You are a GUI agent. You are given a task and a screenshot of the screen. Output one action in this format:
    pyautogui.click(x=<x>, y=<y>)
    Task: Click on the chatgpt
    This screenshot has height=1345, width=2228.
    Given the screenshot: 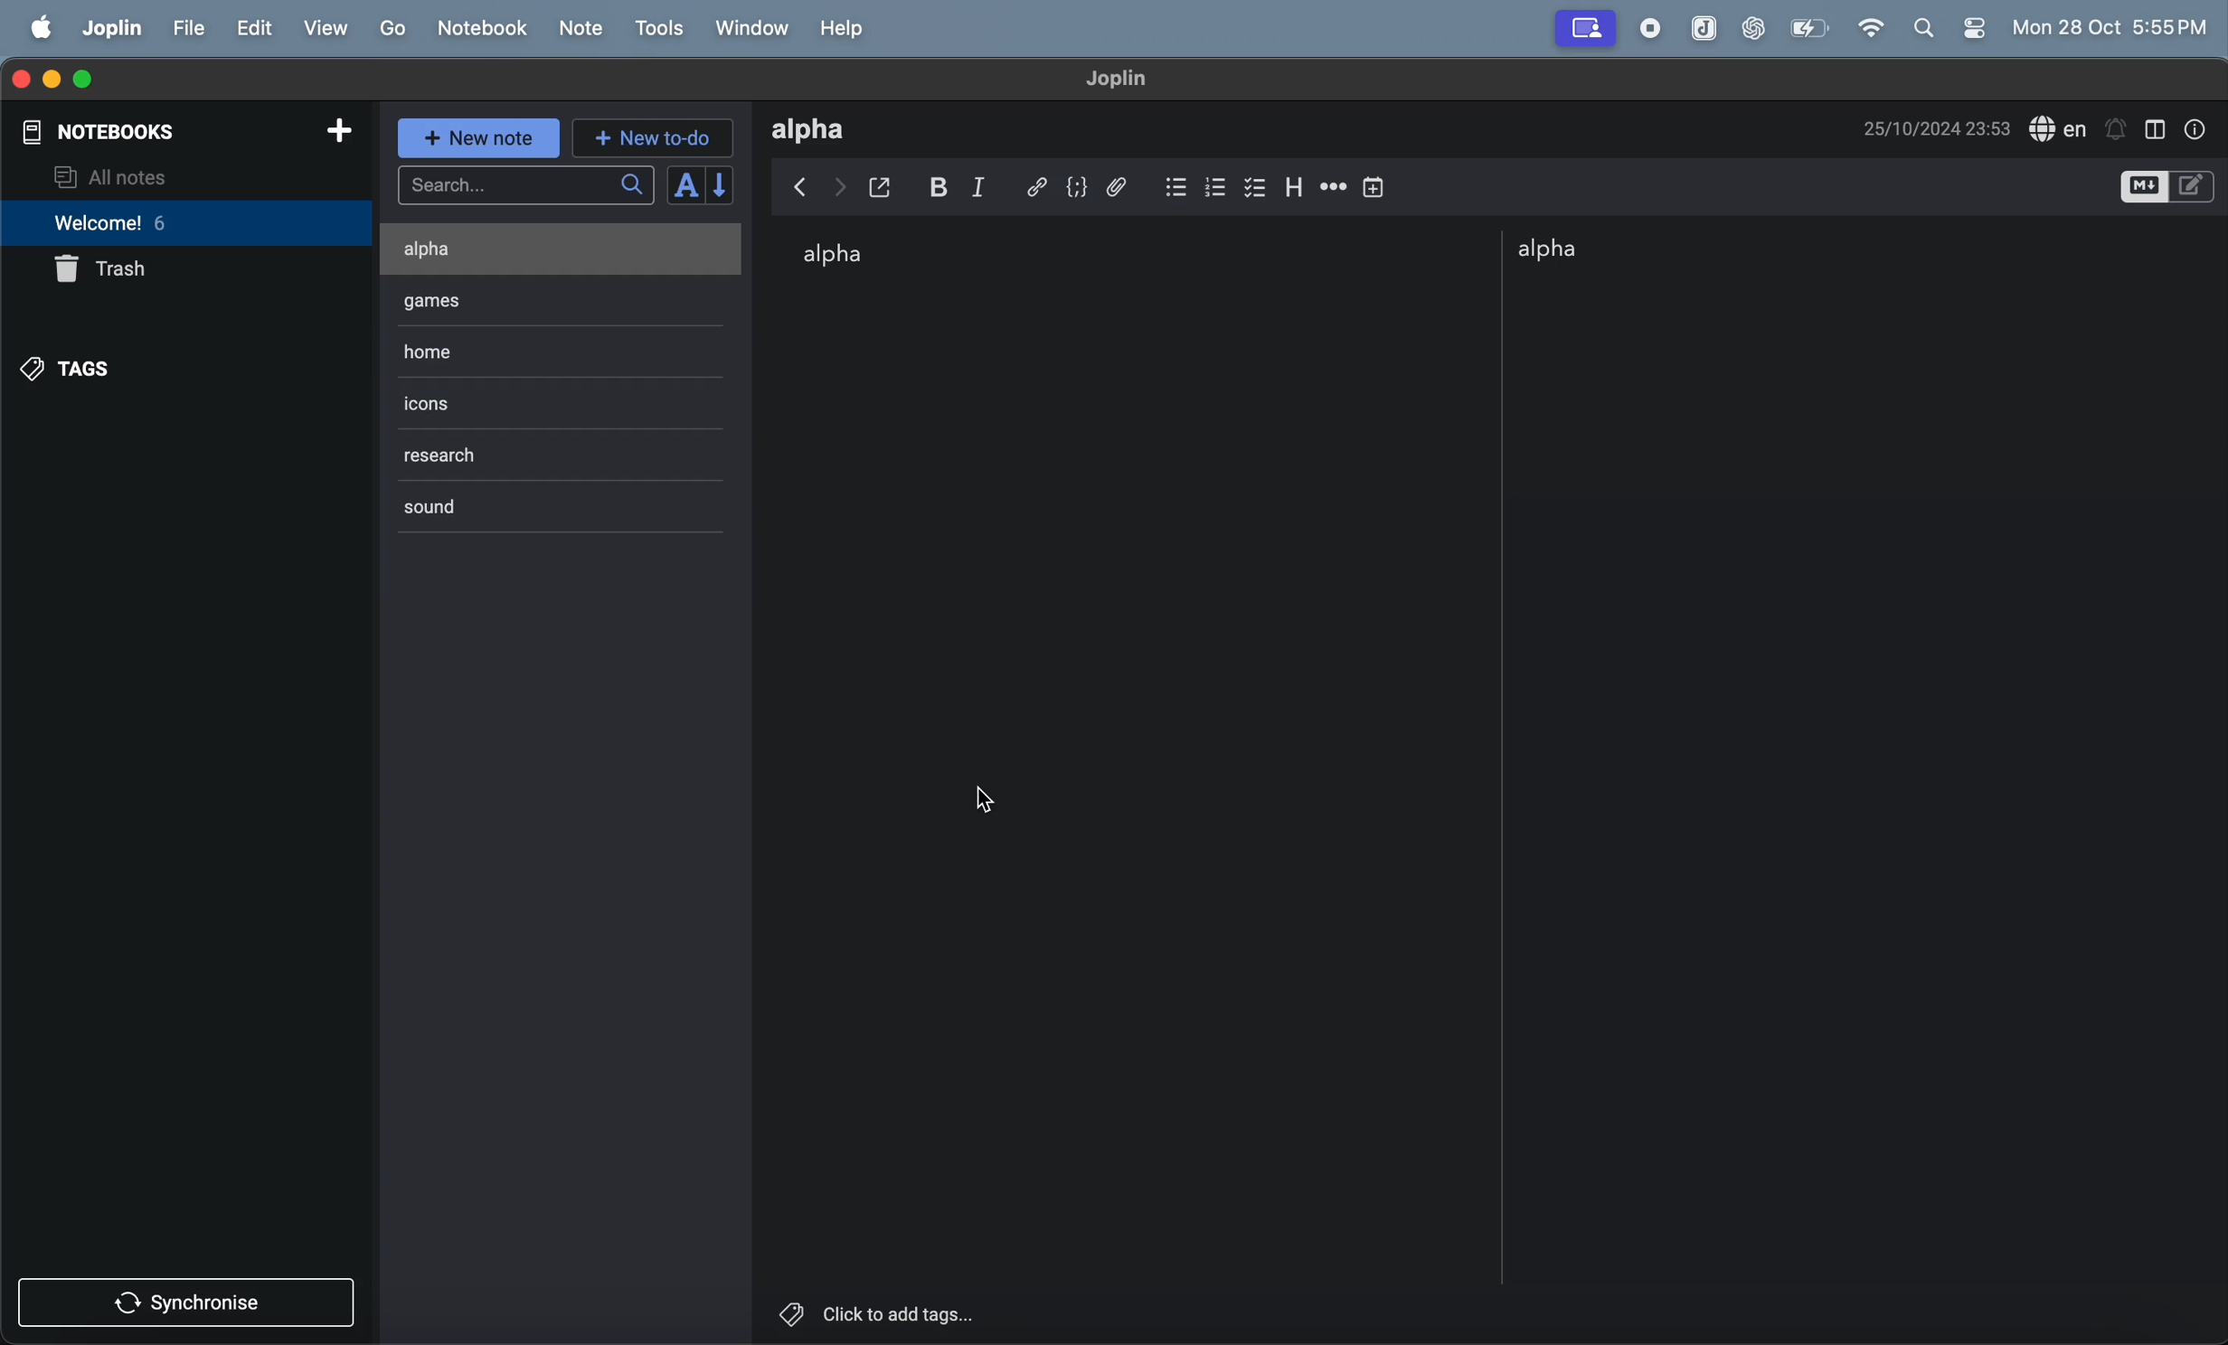 What is the action you would take?
    pyautogui.click(x=1752, y=28)
    